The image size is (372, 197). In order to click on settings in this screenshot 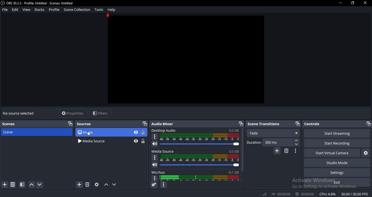, I will do `click(335, 173)`.